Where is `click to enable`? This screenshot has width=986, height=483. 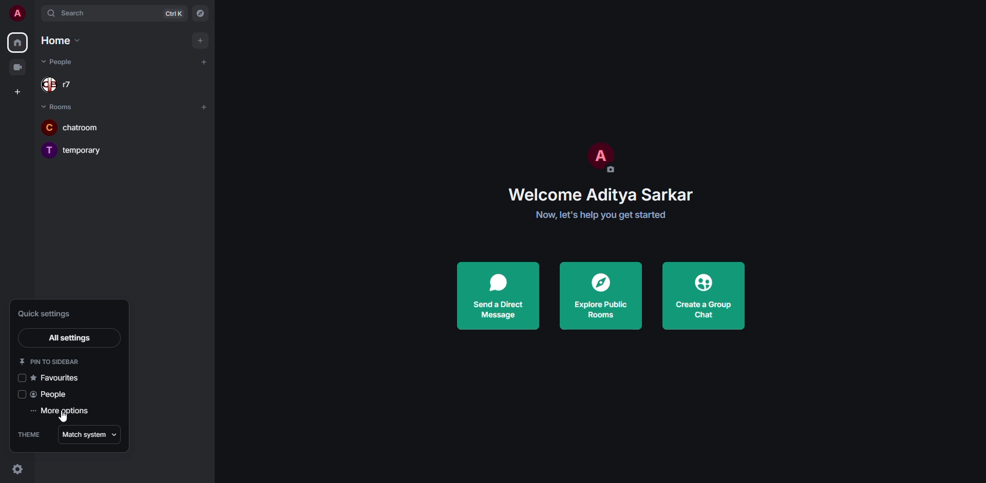 click to enable is located at coordinates (19, 394).